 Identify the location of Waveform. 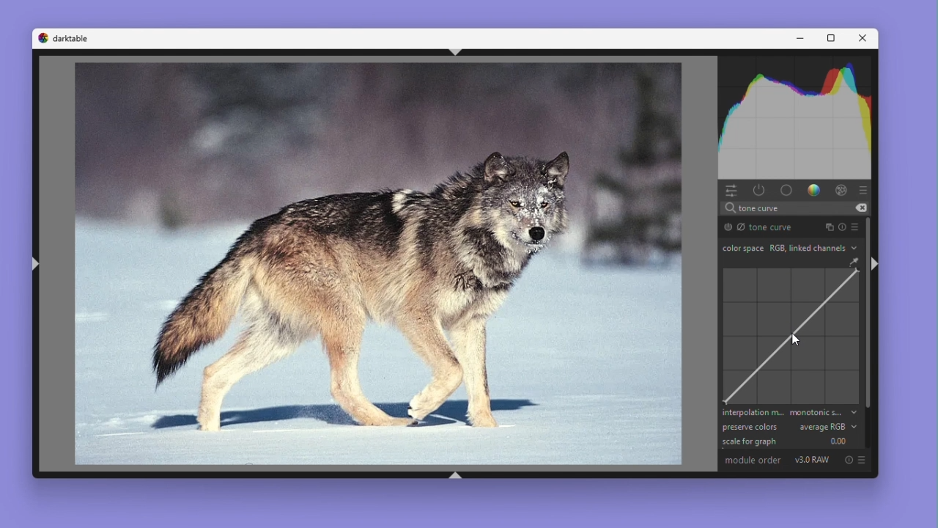
(796, 120).